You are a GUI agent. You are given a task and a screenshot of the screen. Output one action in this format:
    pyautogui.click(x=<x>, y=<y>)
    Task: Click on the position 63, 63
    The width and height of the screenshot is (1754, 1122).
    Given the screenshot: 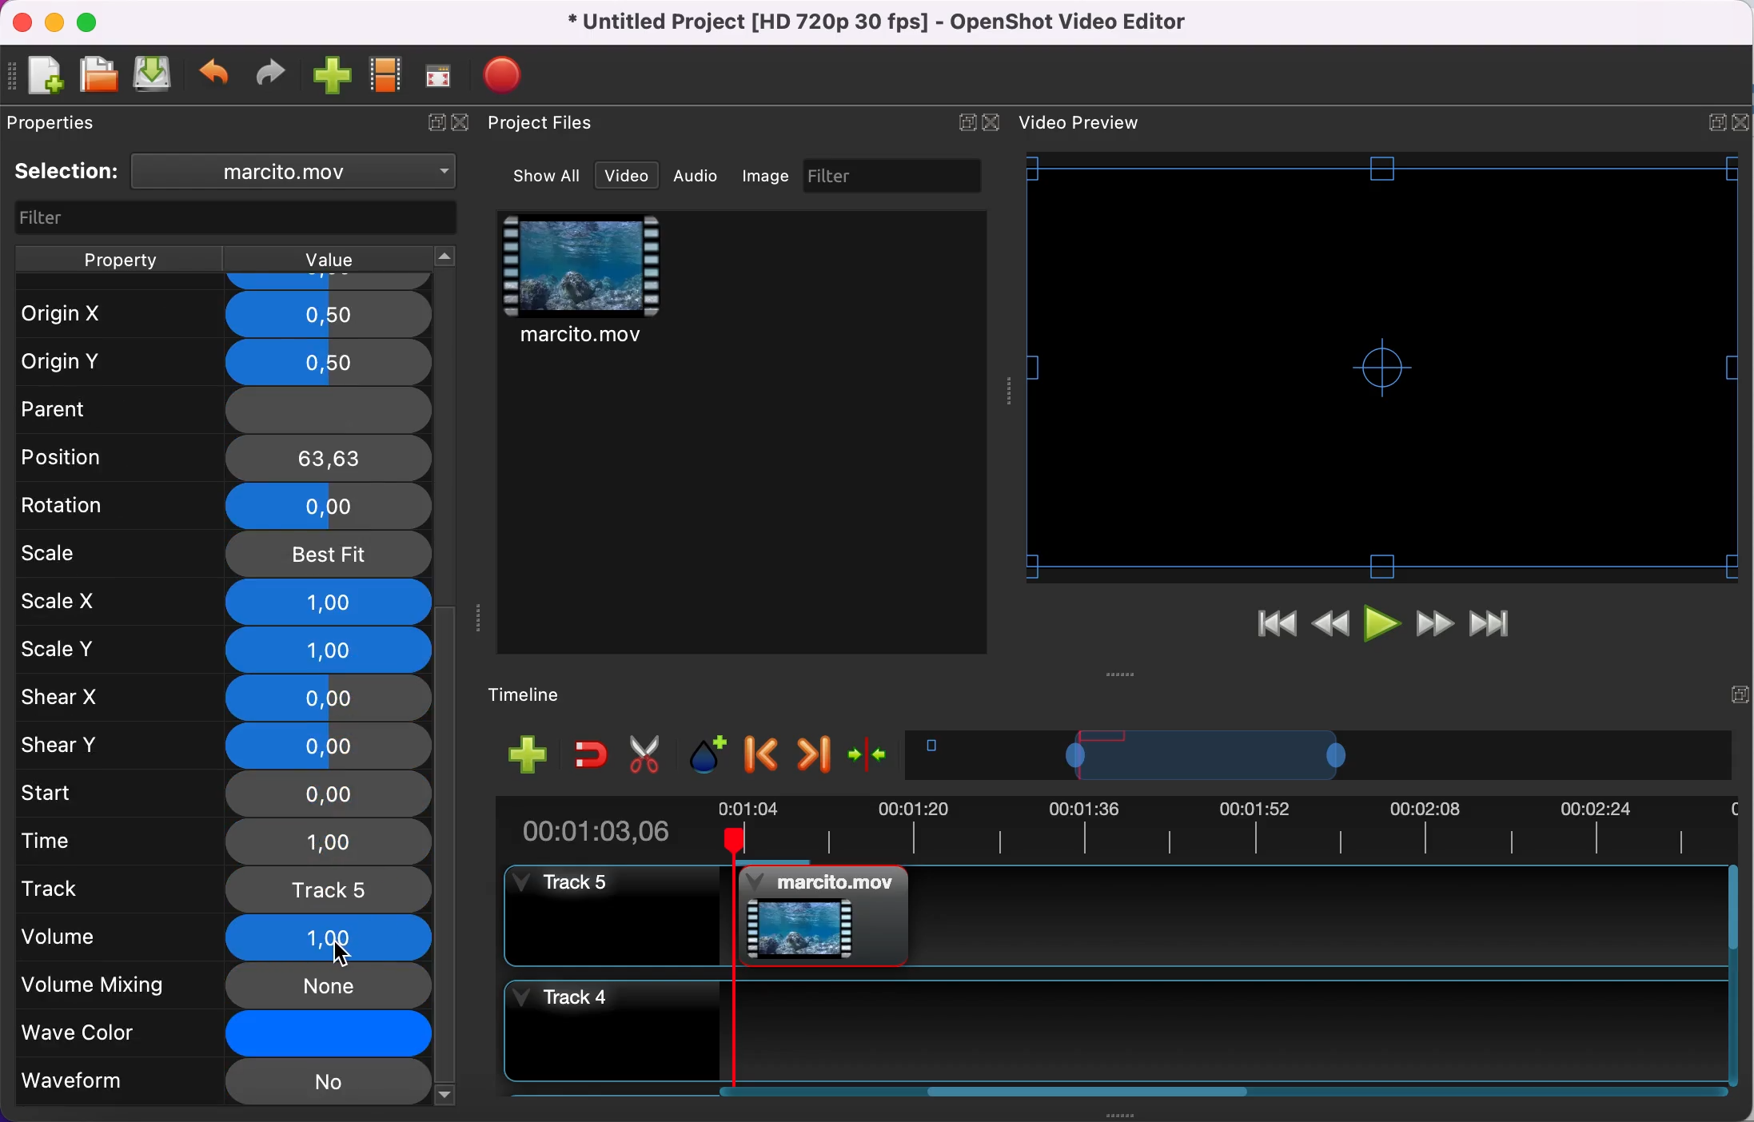 What is the action you would take?
    pyautogui.click(x=227, y=456)
    